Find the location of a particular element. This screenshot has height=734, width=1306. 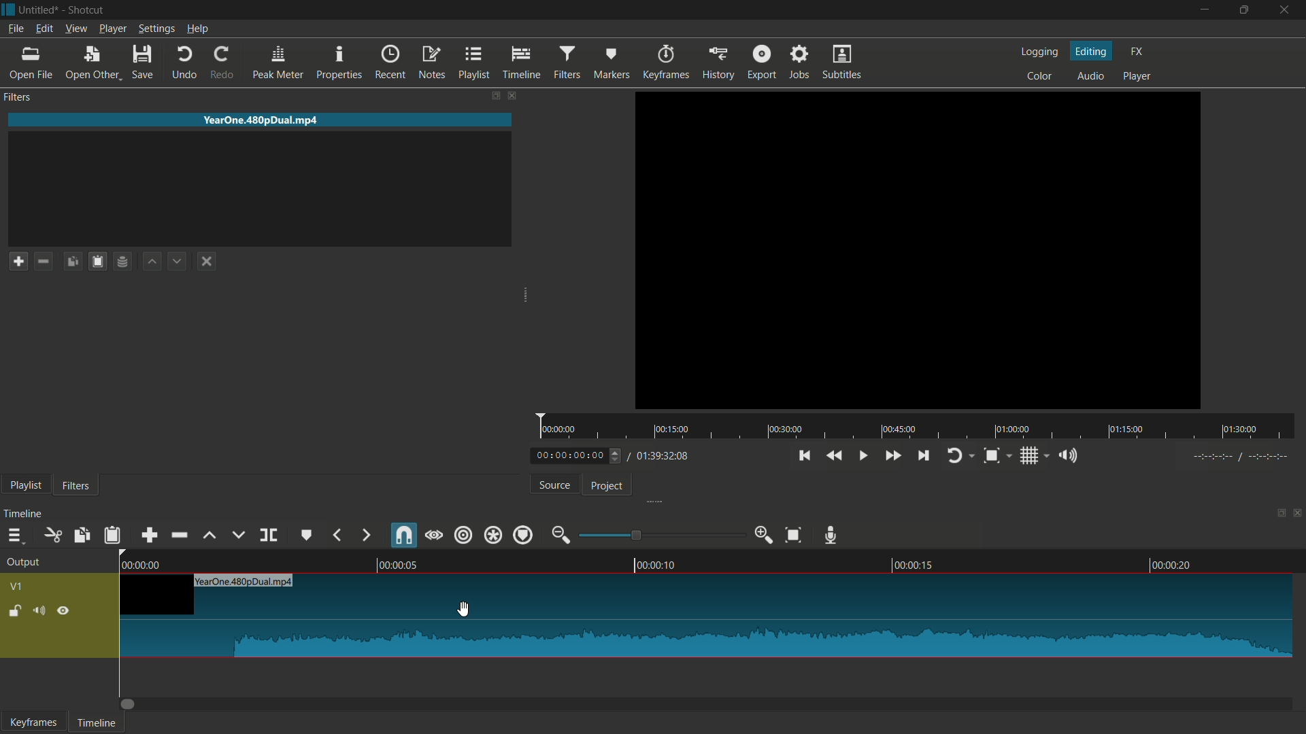

snap is located at coordinates (403, 535).